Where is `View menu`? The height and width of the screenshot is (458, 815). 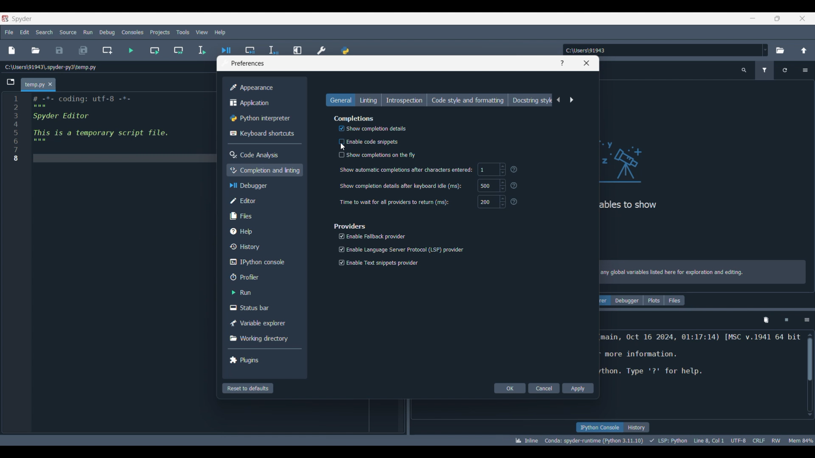 View menu is located at coordinates (202, 32).